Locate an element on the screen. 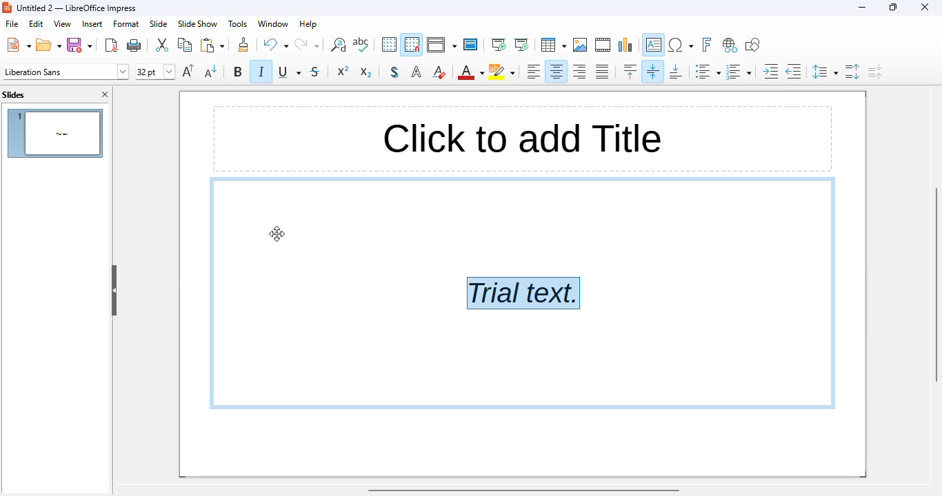 The image size is (942, 496). cursor is located at coordinates (277, 233).